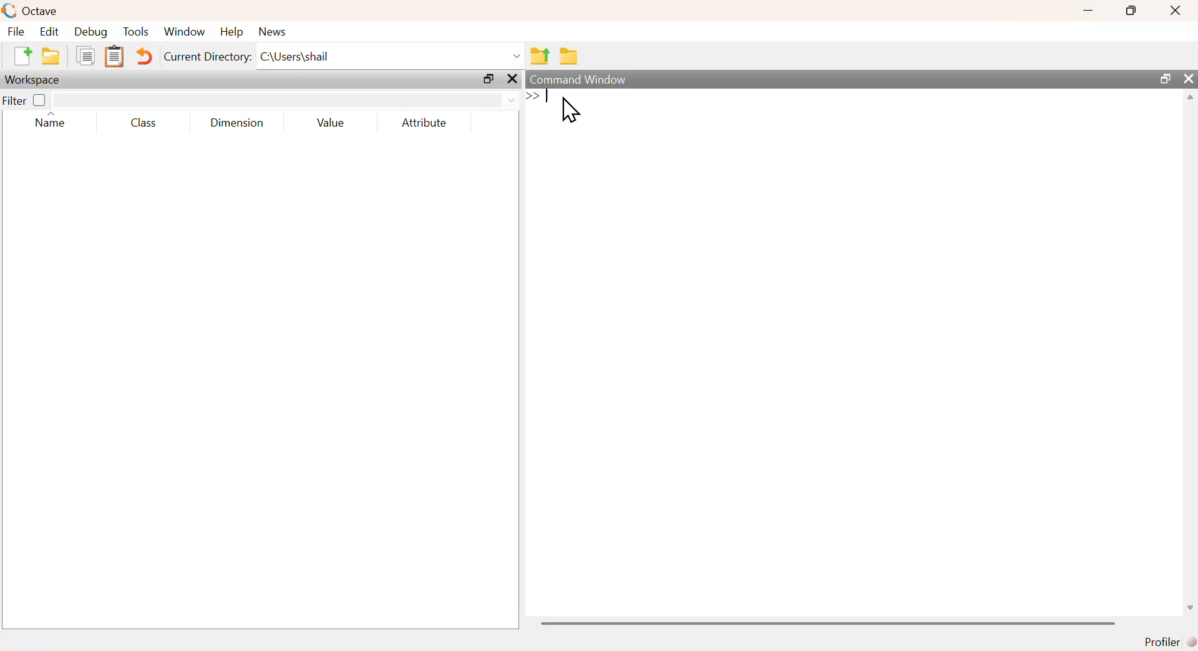 The height and width of the screenshot is (651, 1198). I want to click on Debug, so click(90, 32).